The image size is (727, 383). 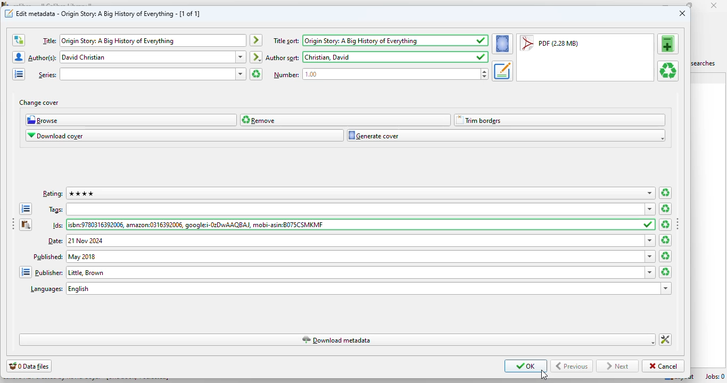 What do you see at coordinates (54, 240) in the screenshot?
I see `text` at bounding box center [54, 240].